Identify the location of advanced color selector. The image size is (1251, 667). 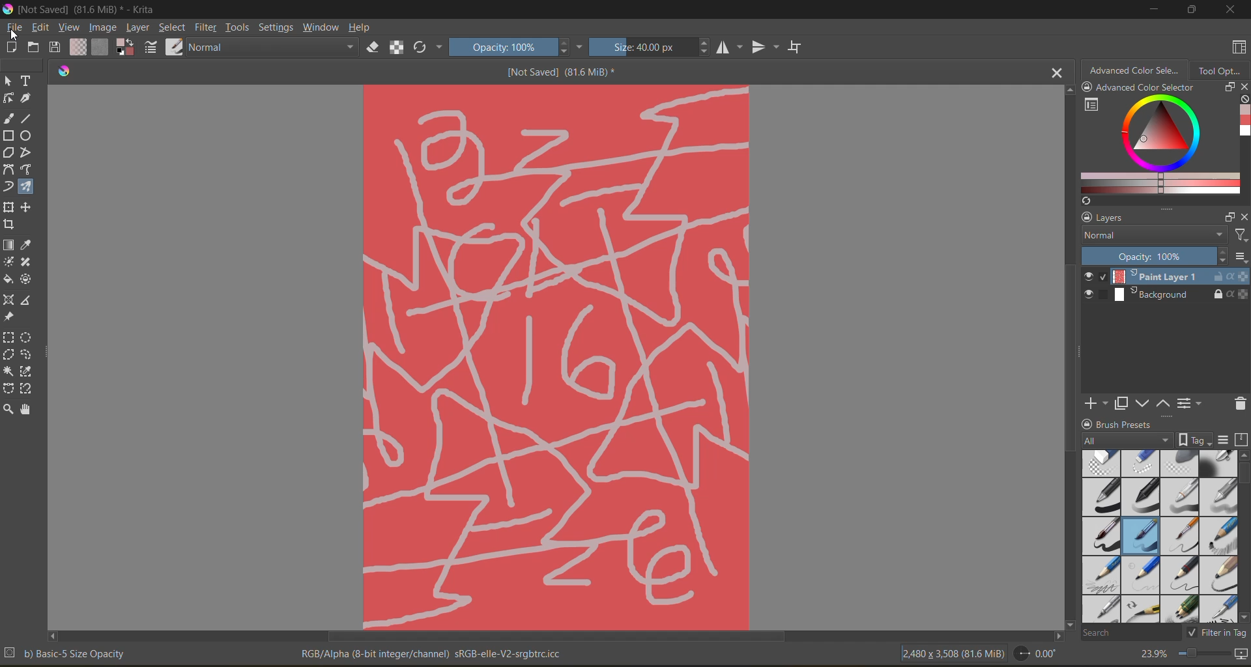
(1134, 69).